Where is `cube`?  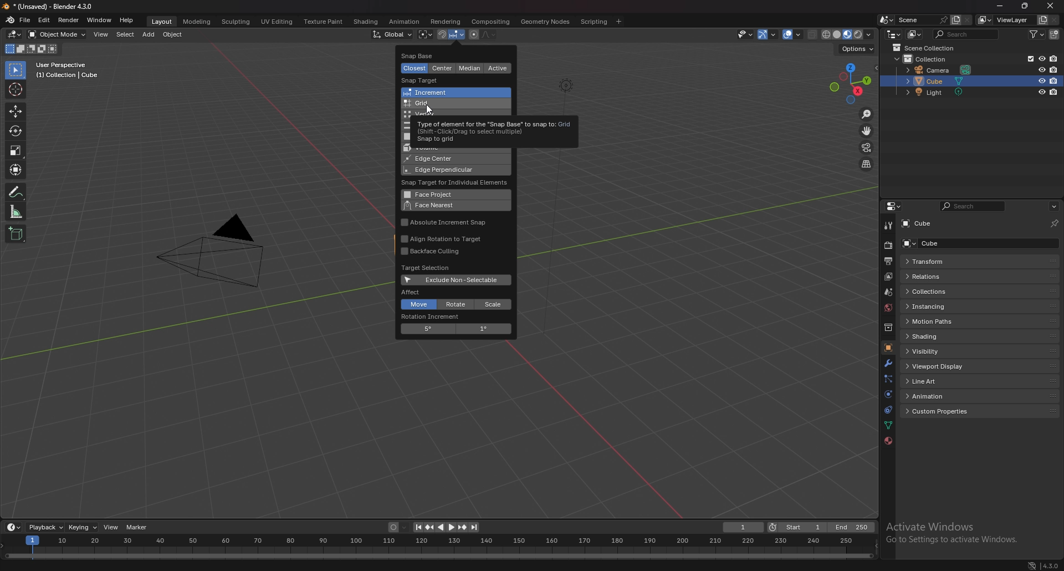 cube is located at coordinates (938, 81).